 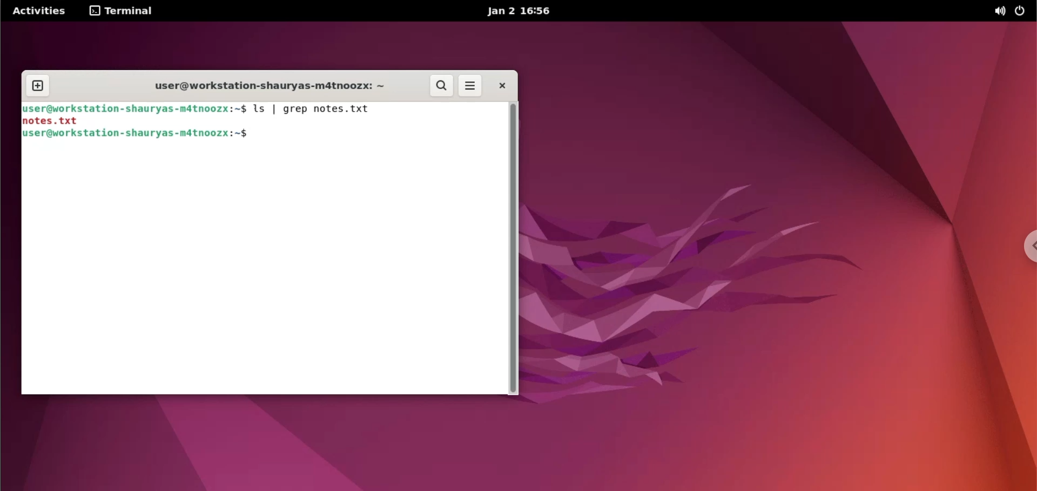 What do you see at coordinates (124, 11) in the screenshot?
I see `Terminal ` at bounding box center [124, 11].